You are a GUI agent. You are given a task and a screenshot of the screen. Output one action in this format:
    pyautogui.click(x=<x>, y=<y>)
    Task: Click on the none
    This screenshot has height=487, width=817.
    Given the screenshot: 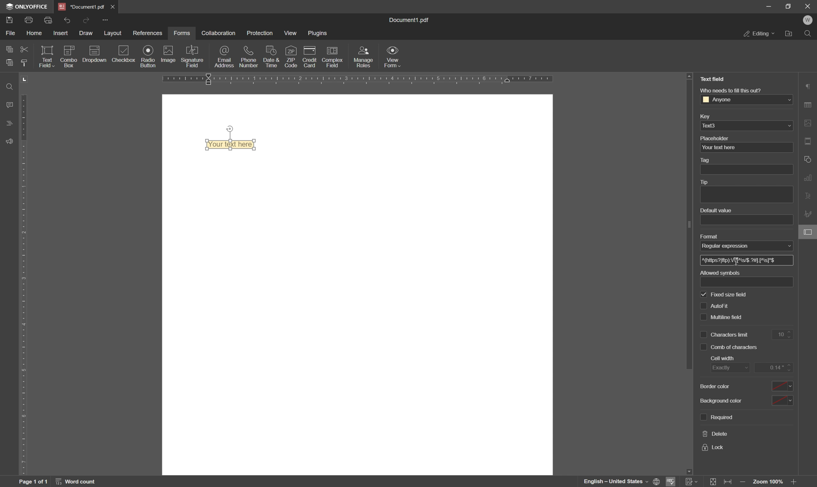 What is the action you would take?
    pyautogui.click(x=743, y=245)
    